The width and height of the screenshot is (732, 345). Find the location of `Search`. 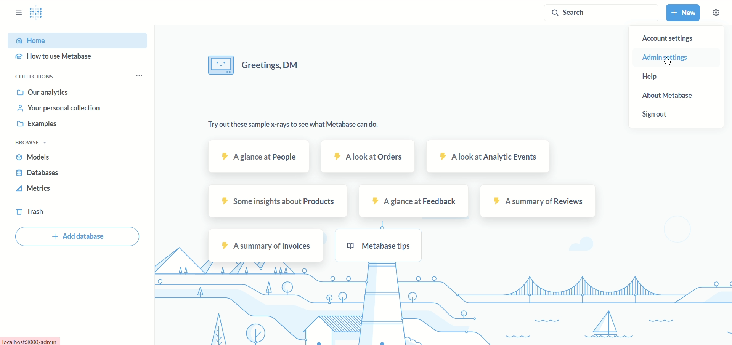

Search is located at coordinates (594, 13).